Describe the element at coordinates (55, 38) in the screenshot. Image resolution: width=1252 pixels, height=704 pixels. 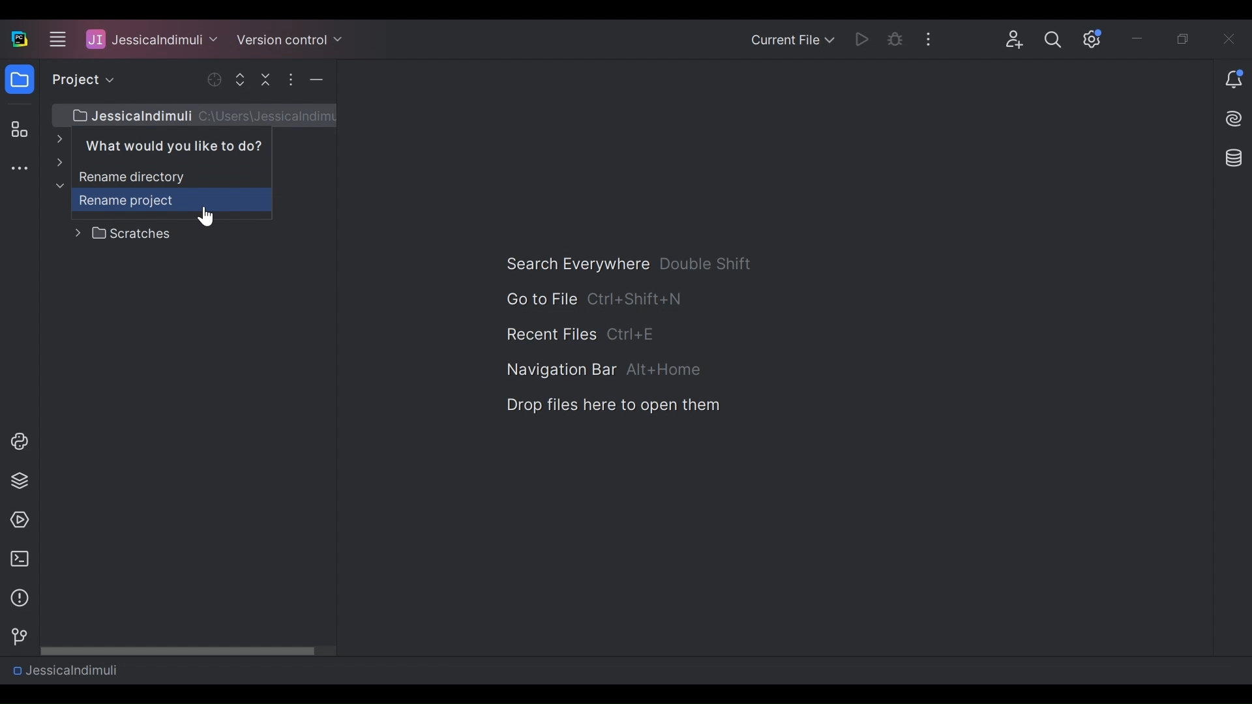
I see `Main  menu` at that location.